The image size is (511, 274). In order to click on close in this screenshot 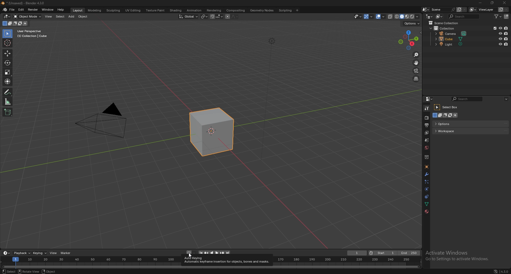, I will do `click(504, 3)`.